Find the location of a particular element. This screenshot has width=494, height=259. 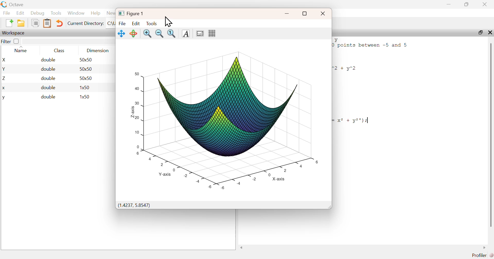

close is located at coordinates (323, 13).